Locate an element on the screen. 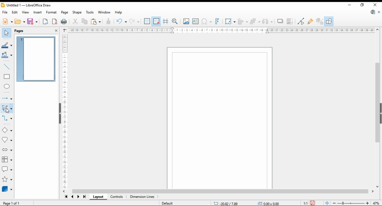 The width and height of the screenshot is (382, 206). close pane is located at coordinates (57, 30).